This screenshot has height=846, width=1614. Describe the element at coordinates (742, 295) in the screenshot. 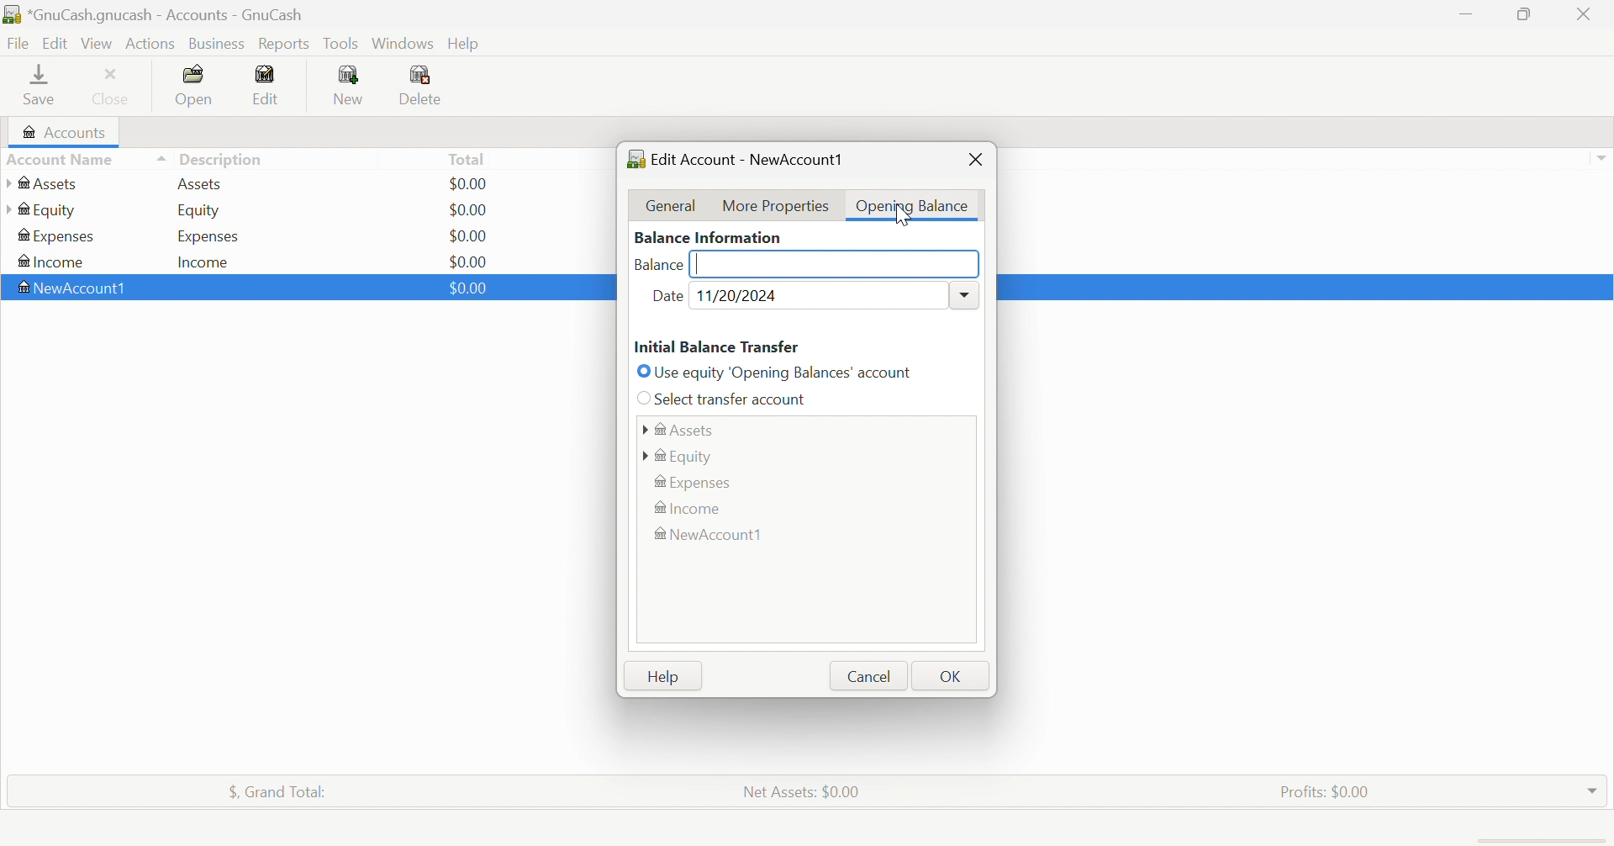

I see `11/20/2024` at that location.